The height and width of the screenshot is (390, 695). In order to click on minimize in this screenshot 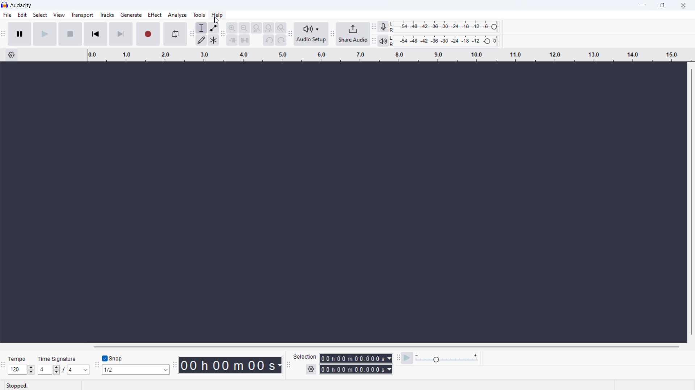, I will do `click(639, 5)`.